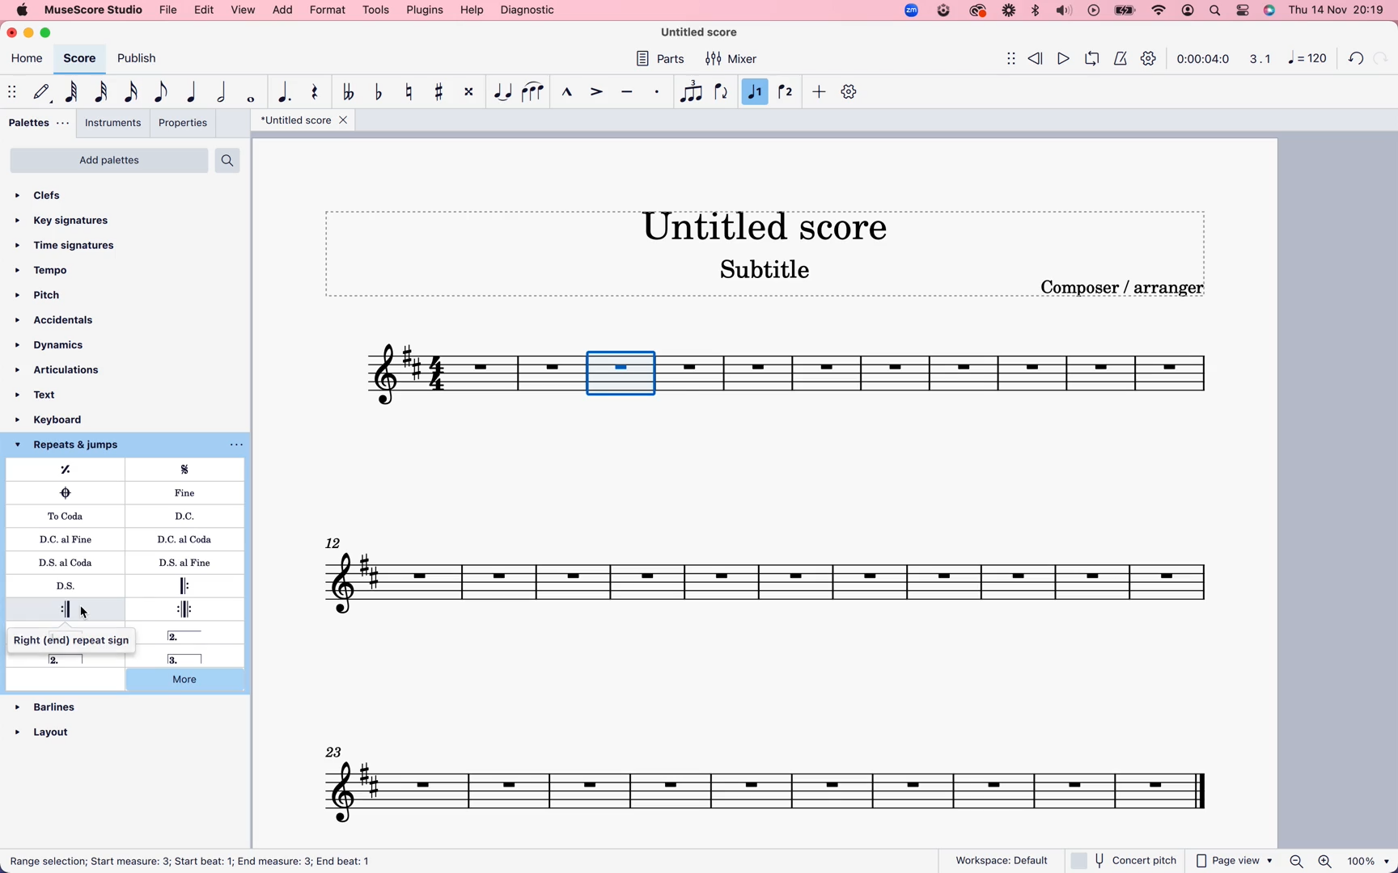 The width and height of the screenshot is (1398, 873). Describe the element at coordinates (14, 32) in the screenshot. I see `close` at that location.